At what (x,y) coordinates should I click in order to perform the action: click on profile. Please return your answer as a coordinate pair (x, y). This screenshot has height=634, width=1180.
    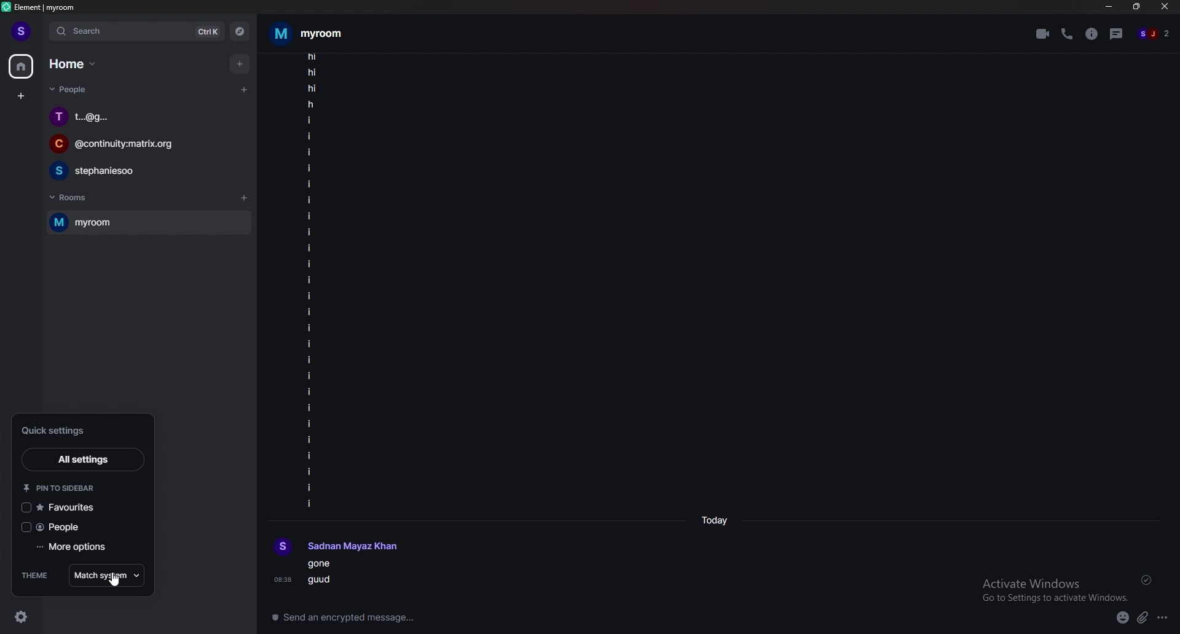
    Looking at the image, I should click on (22, 31).